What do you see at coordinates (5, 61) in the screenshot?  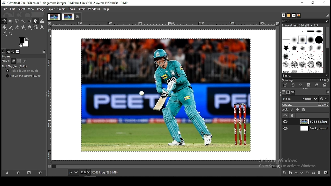 I see `move` at bounding box center [5, 61].